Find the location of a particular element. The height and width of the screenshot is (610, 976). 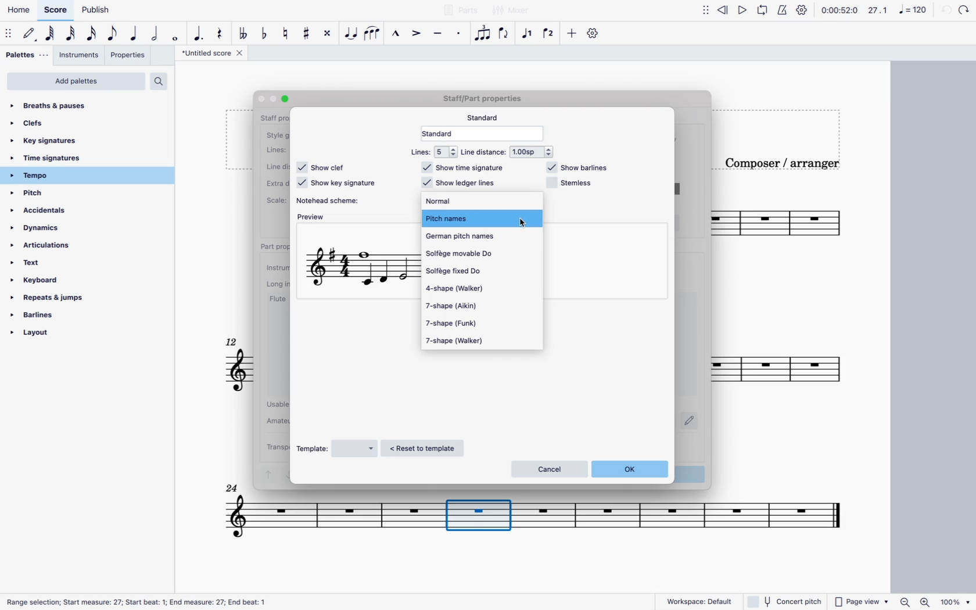

preview is located at coordinates (313, 218).